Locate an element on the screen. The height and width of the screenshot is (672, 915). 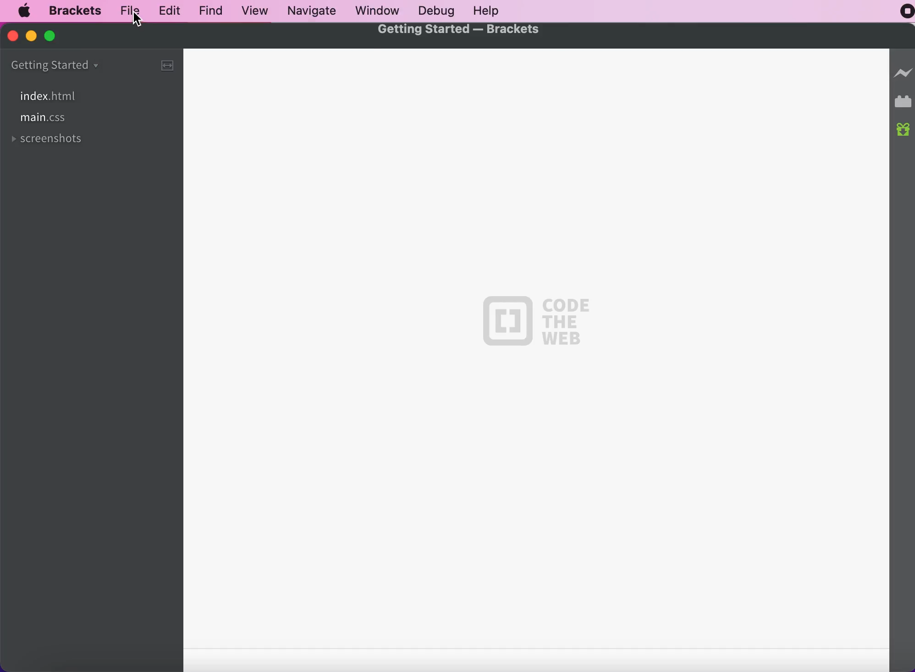
cursor is located at coordinates (138, 20).